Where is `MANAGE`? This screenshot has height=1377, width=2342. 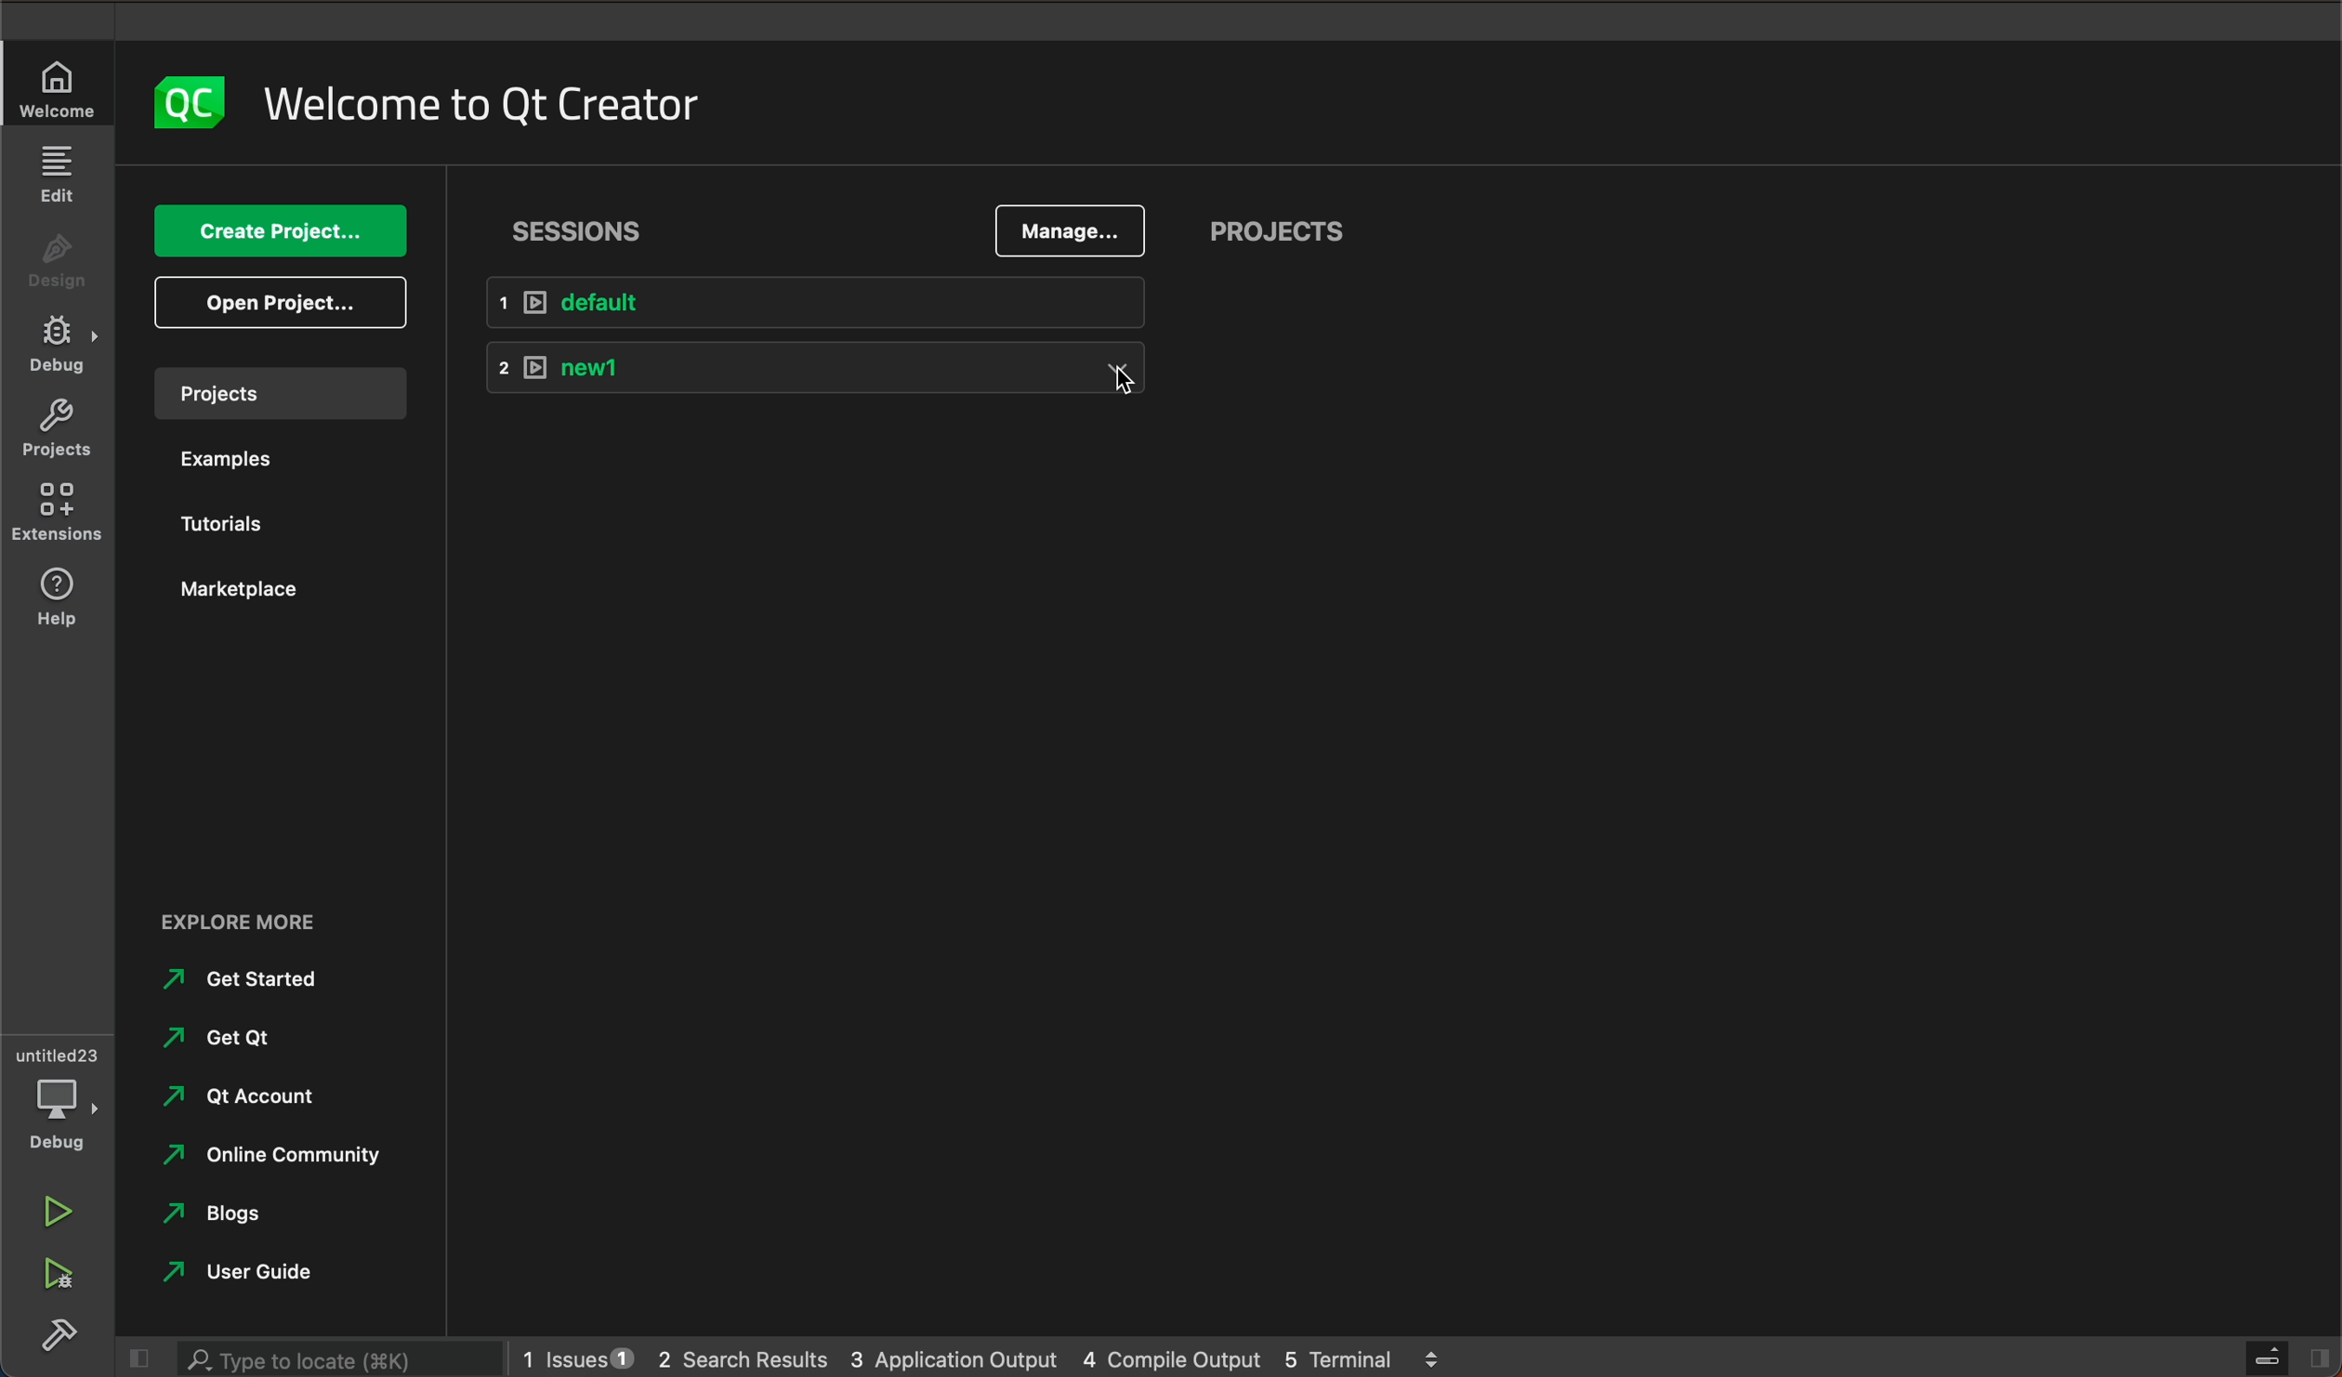 MANAGE is located at coordinates (1068, 232).